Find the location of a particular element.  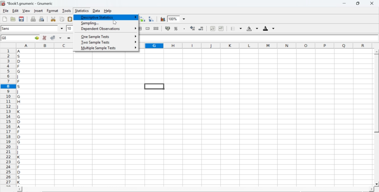

drop down is located at coordinates (78, 28).